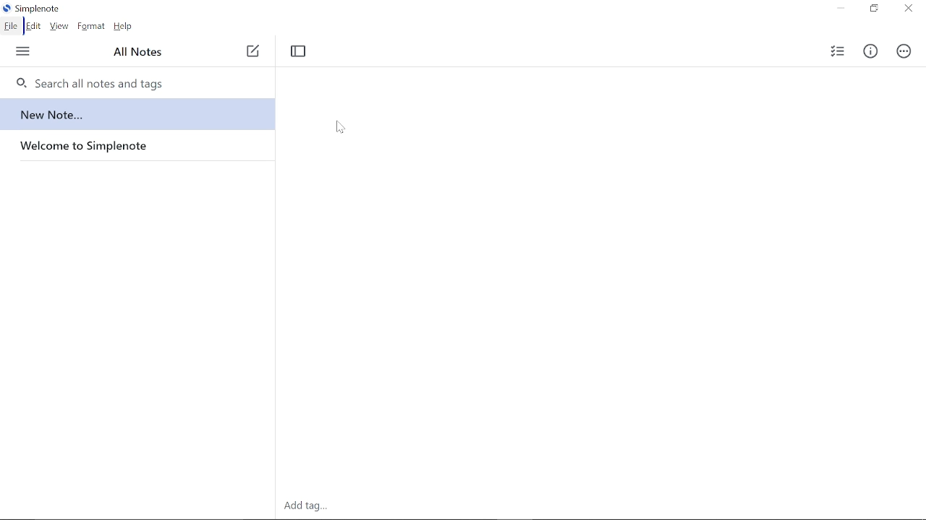 This screenshot has width=926, height=520. What do you see at coordinates (339, 126) in the screenshot?
I see `Cursor` at bounding box center [339, 126].